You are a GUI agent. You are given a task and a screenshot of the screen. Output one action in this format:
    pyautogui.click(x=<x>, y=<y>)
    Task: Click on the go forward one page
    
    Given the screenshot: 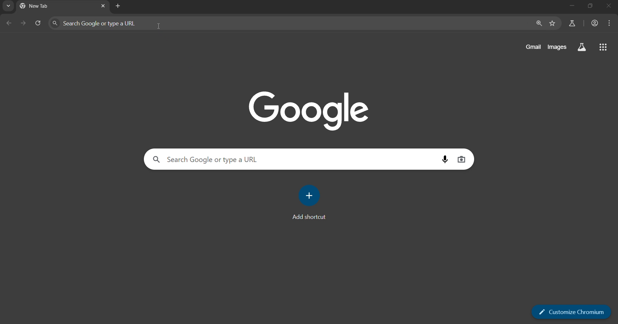 What is the action you would take?
    pyautogui.click(x=23, y=23)
    